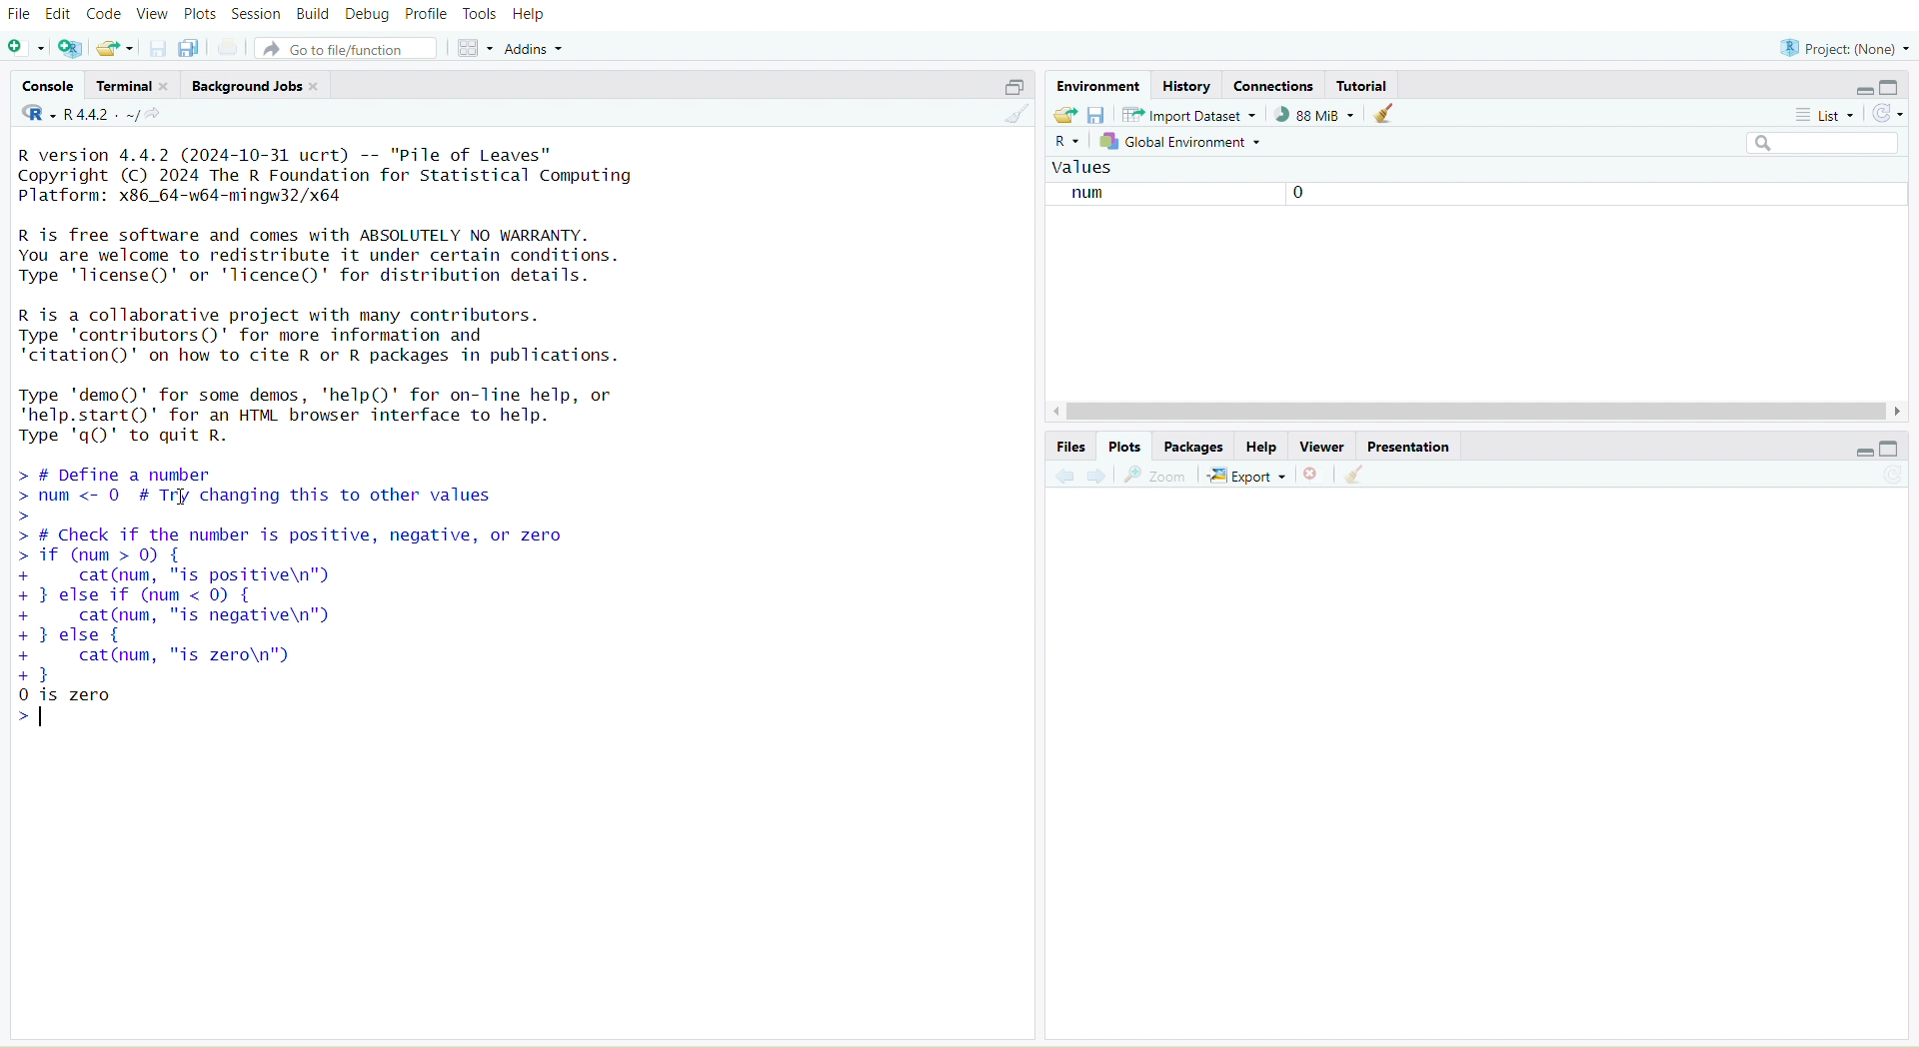 This screenshot has height=1047, width=1919. Describe the element at coordinates (1314, 115) in the screenshot. I see `88 mib` at that location.